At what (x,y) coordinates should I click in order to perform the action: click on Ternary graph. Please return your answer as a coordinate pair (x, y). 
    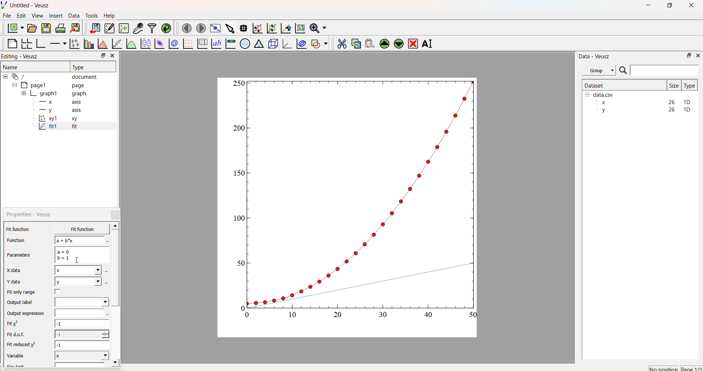
    Looking at the image, I should click on (259, 43).